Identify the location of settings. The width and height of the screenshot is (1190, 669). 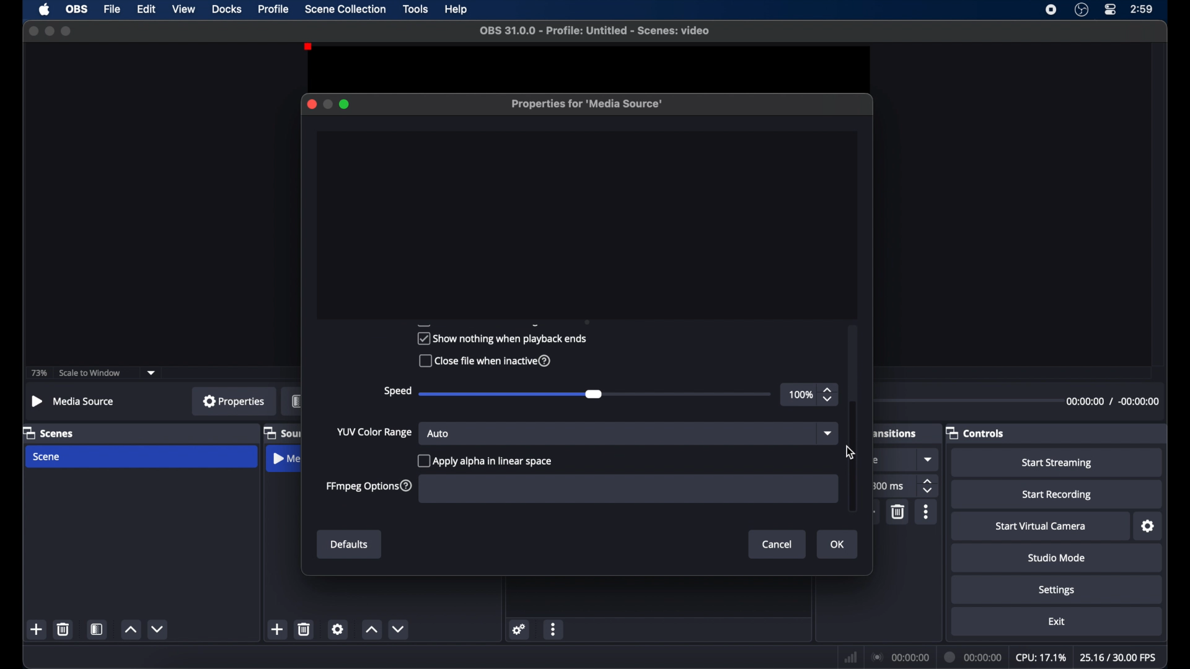
(1057, 591).